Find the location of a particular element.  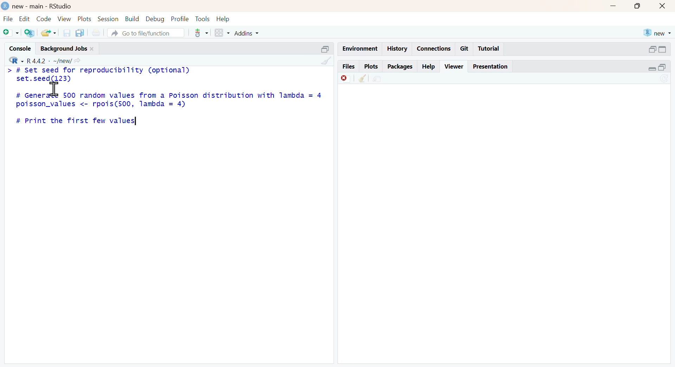

Minimise  is located at coordinates (615, 6).